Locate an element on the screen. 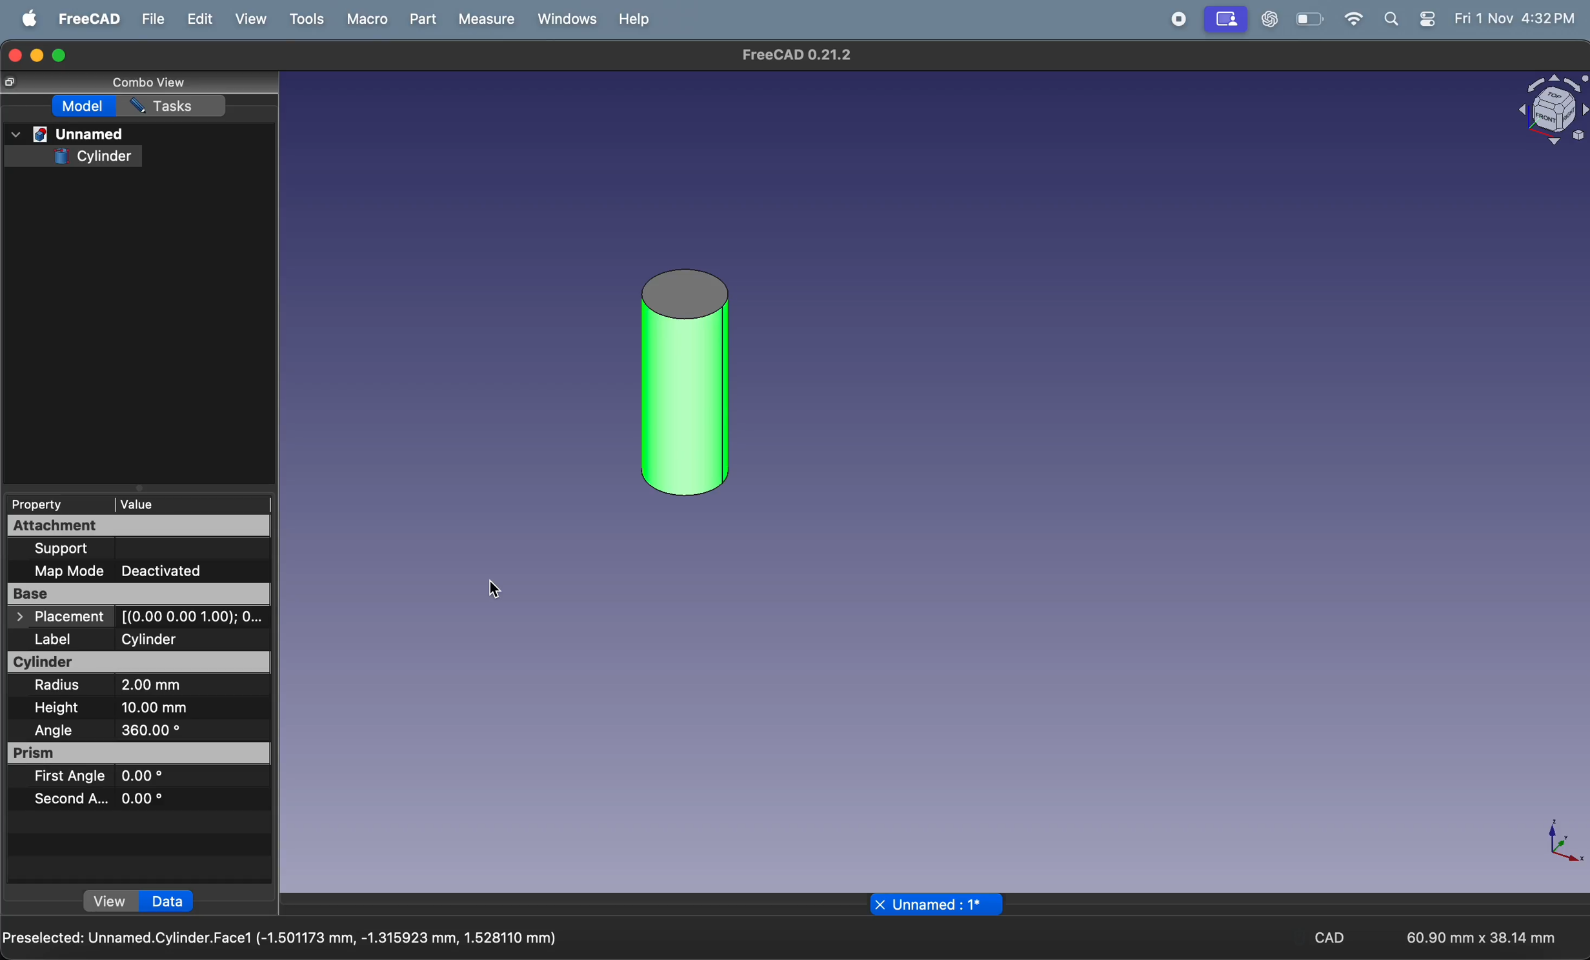  cylinder is located at coordinates (183, 639).